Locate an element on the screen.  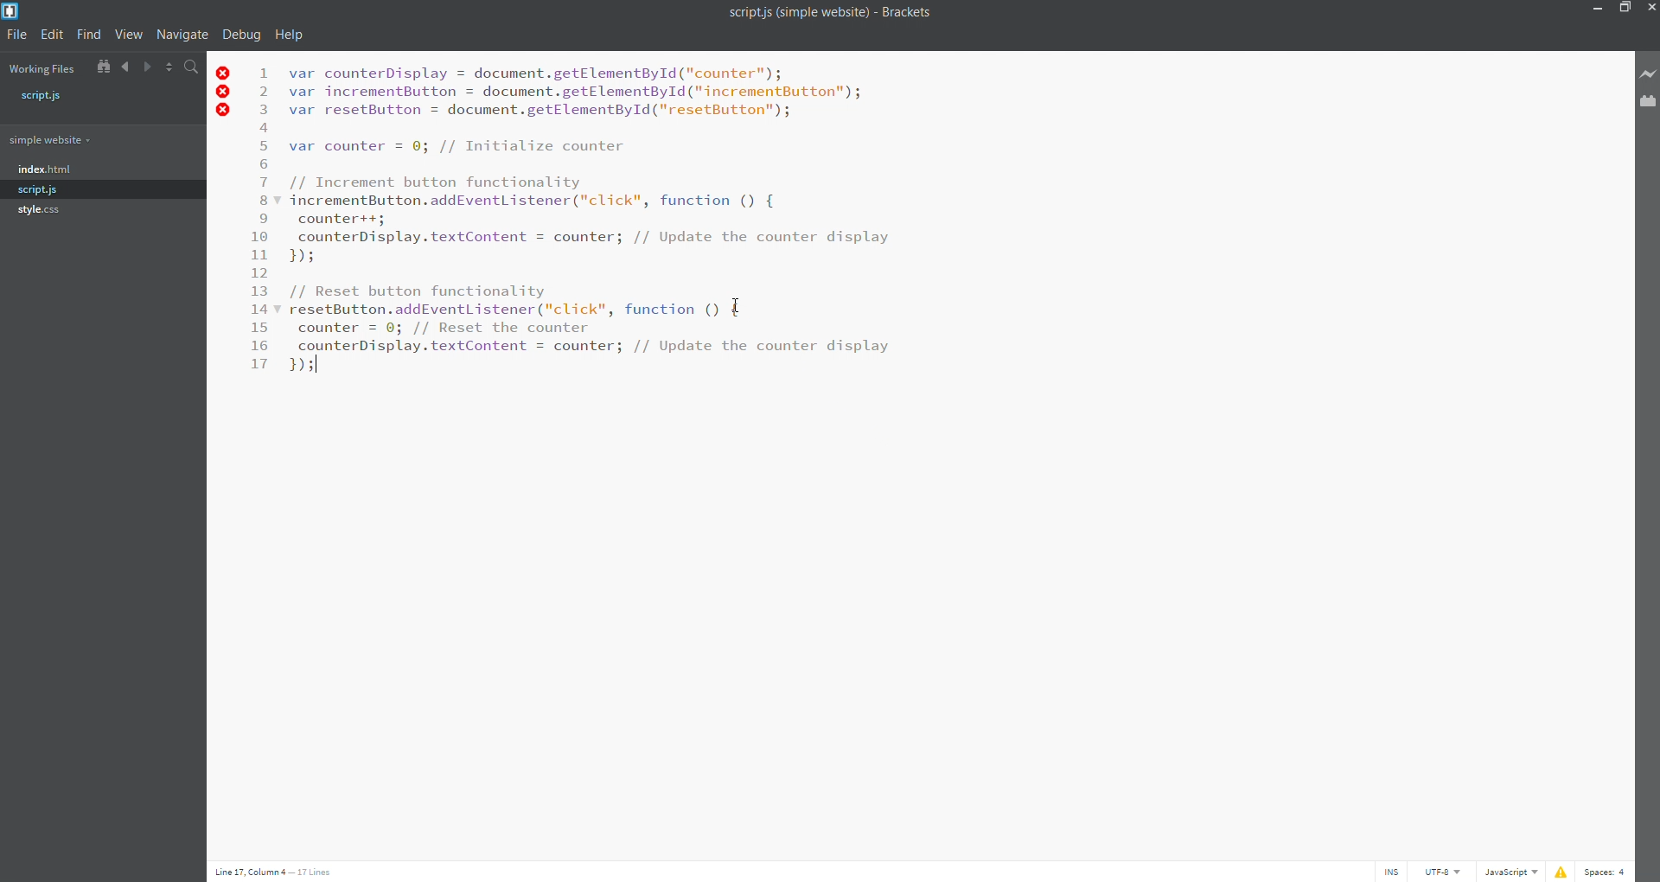
navigate backward is located at coordinates (124, 65).